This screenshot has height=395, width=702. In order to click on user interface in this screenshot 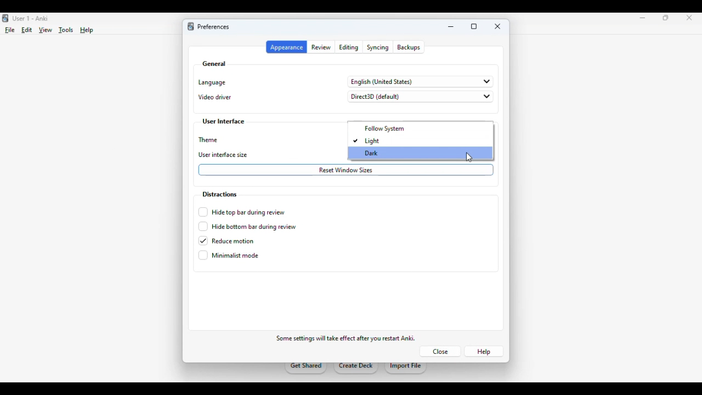, I will do `click(224, 122)`.